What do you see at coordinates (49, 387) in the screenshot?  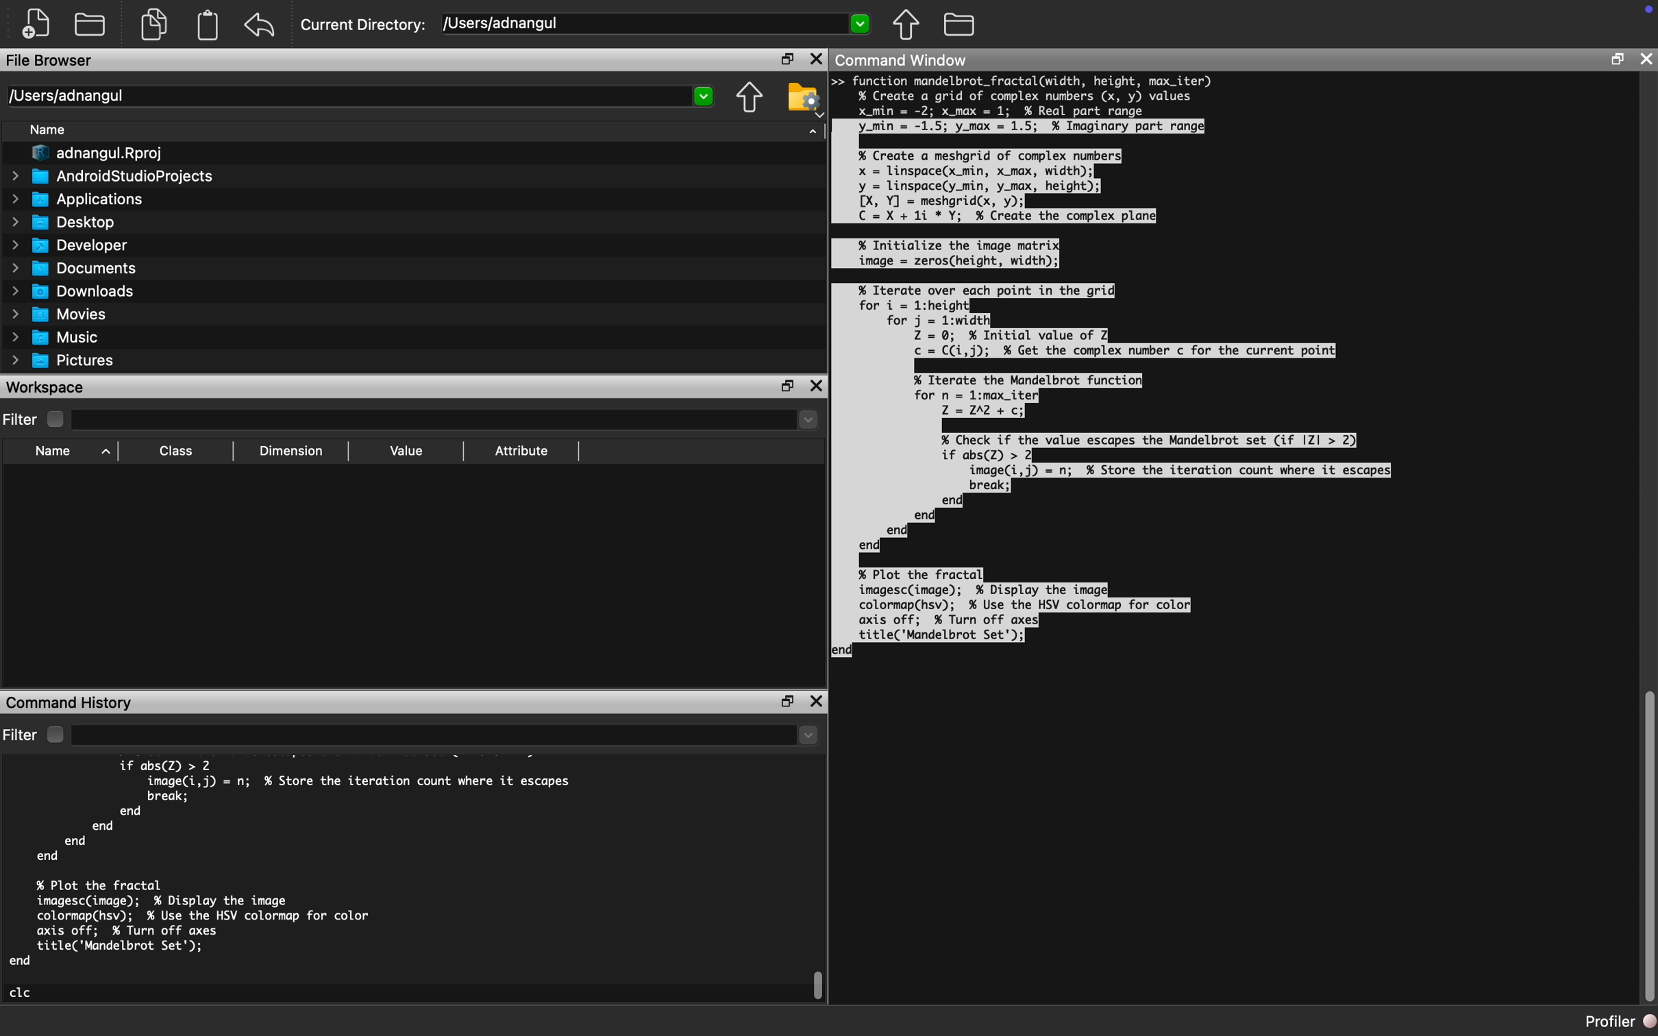 I see `Workspace` at bounding box center [49, 387].